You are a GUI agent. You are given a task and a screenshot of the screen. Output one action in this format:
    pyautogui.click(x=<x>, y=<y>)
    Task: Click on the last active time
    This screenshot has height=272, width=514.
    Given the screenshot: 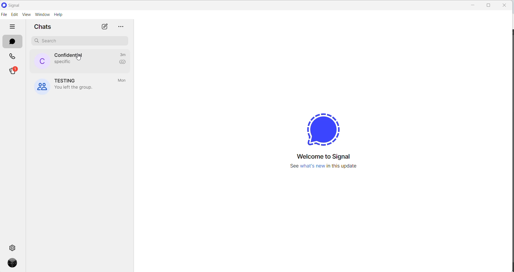 What is the action you would take?
    pyautogui.click(x=123, y=54)
    